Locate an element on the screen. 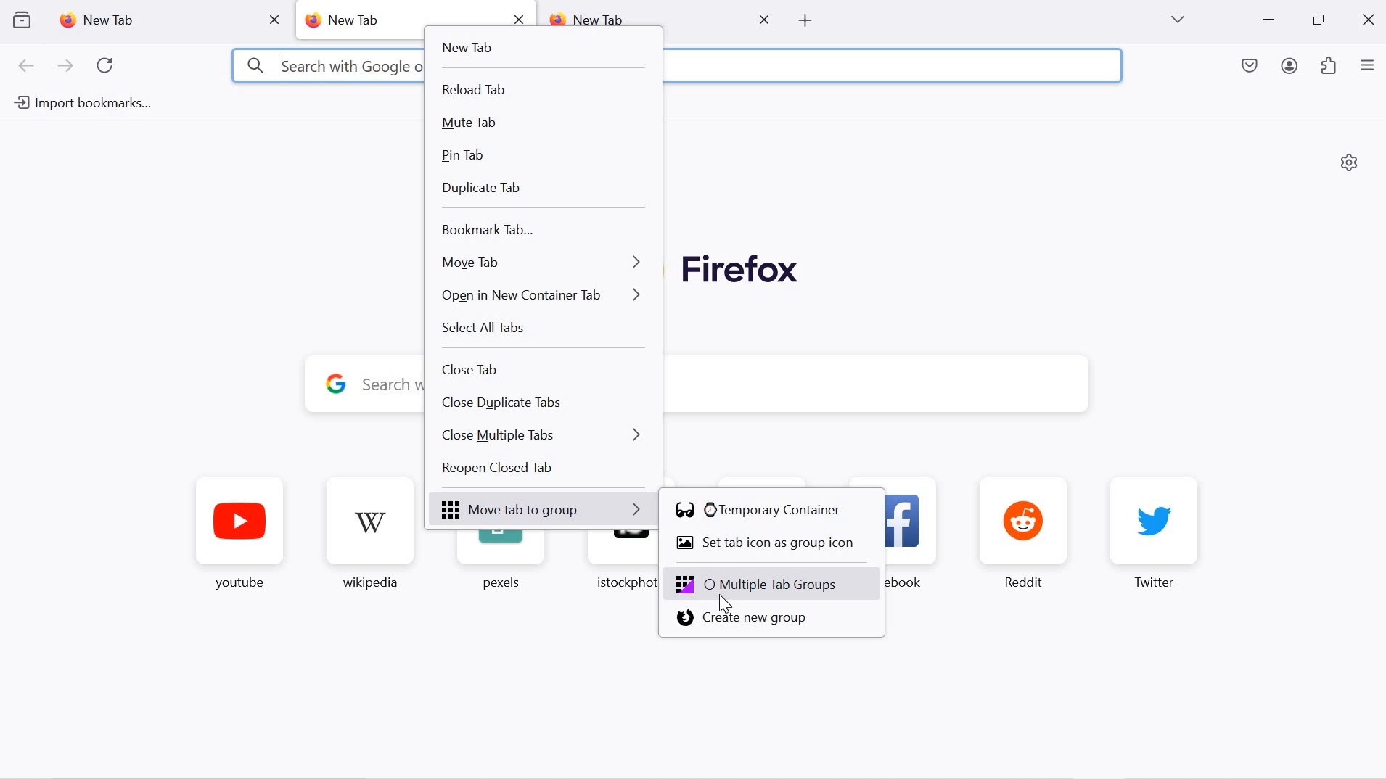 This screenshot has height=779, width=1386. wikipedia is located at coordinates (372, 535).